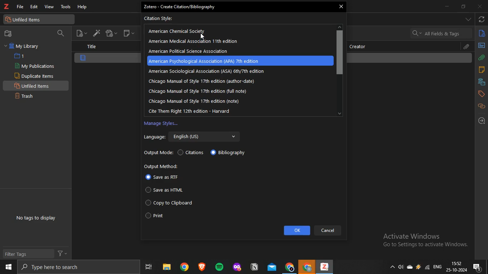 Image resolution: width=488 pixels, height=274 pixels. Describe the element at coordinates (411, 266) in the screenshot. I see `cloud` at that location.